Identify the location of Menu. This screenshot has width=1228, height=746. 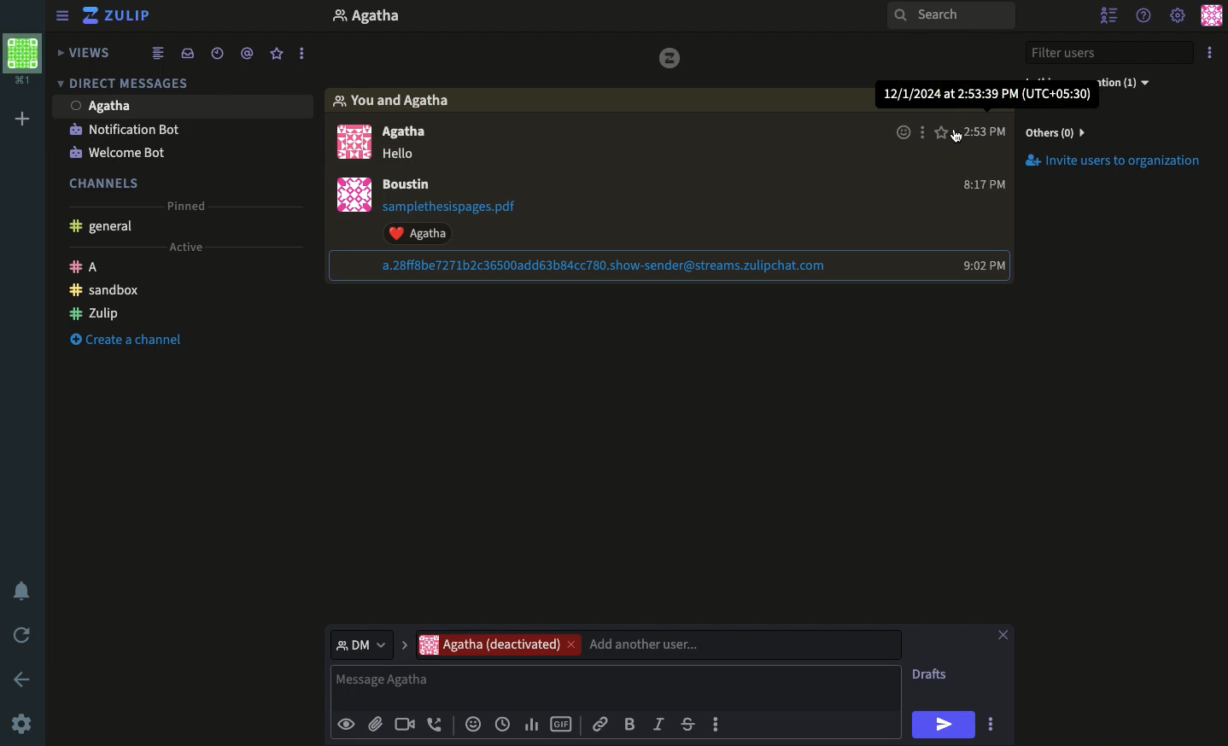
(61, 16).